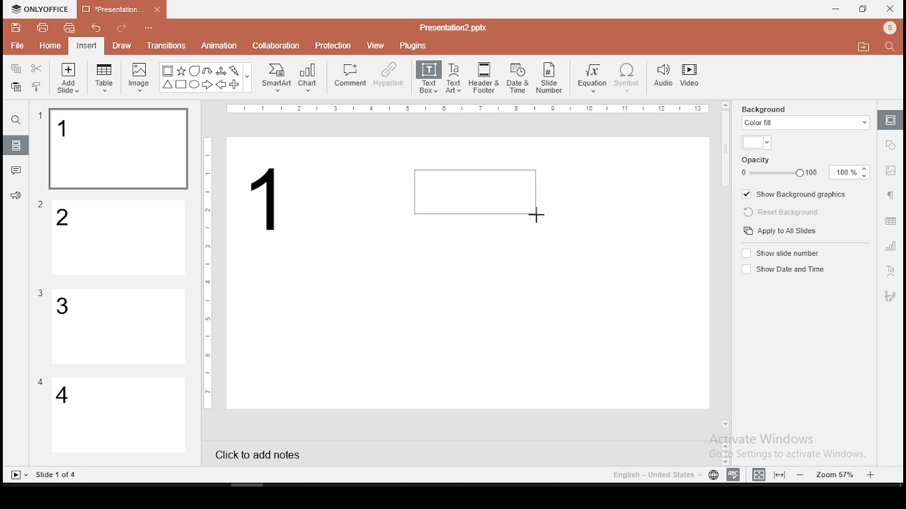 Image resolution: width=906 pixels, height=509 pixels. I want to click on Arrow Left, so click(221, 85).